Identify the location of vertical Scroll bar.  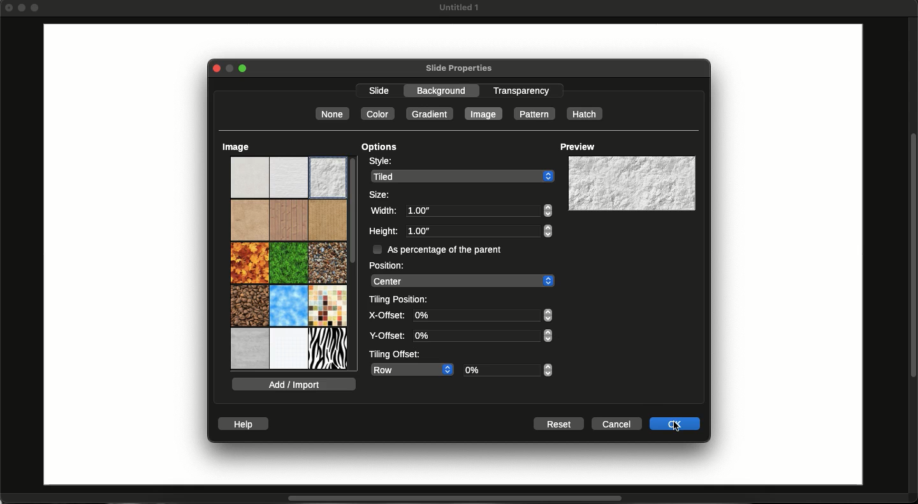
(353, 235).